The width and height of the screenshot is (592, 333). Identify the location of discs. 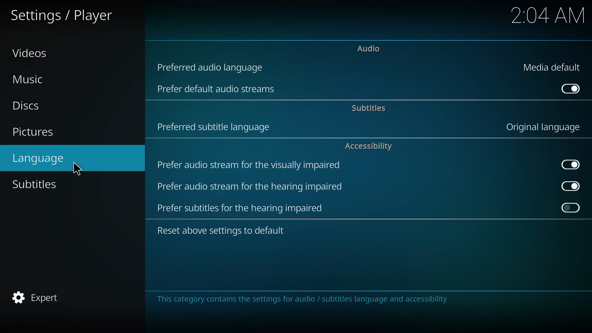
(23, 106).